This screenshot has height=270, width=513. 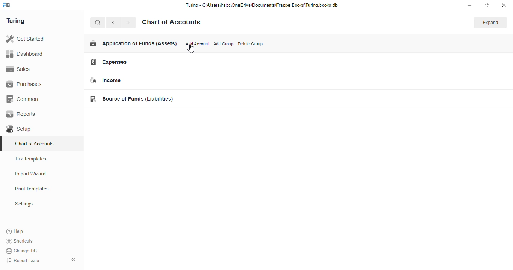 What do you see at coordinates (31, 159) in the screenshot?
I see `tax templates` at bounding box center [31, 159].